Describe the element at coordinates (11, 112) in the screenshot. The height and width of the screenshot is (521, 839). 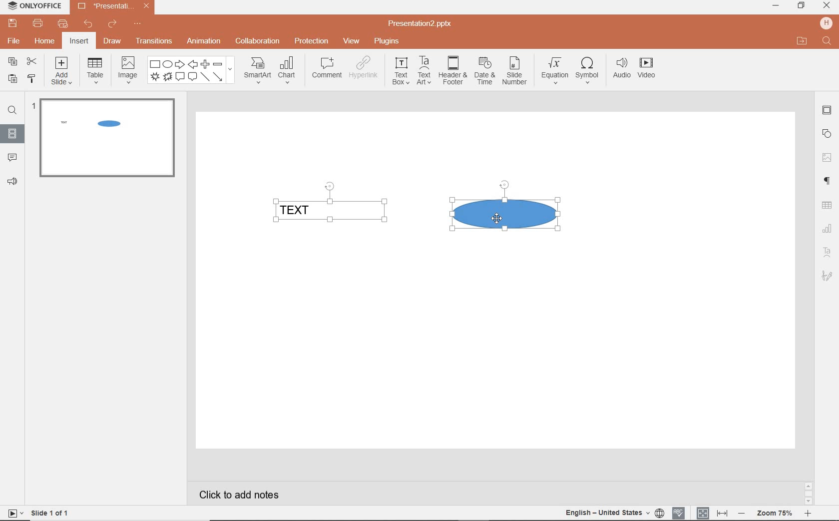
I see `FIND` at that location.